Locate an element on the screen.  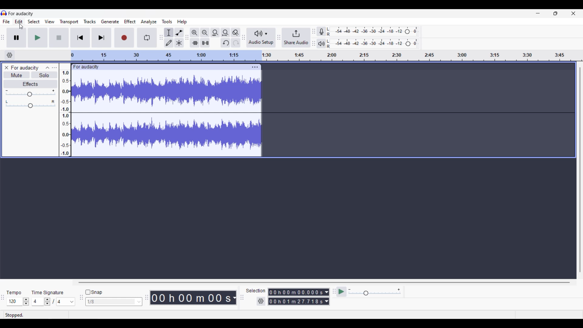
Track settings is located at coordinates (255, 67).